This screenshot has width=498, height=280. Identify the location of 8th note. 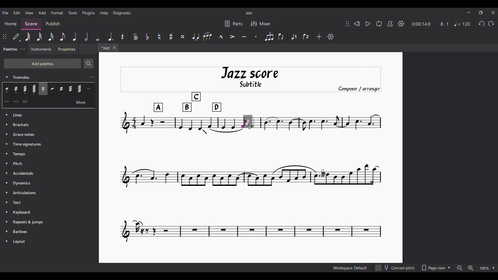
(63, 36).